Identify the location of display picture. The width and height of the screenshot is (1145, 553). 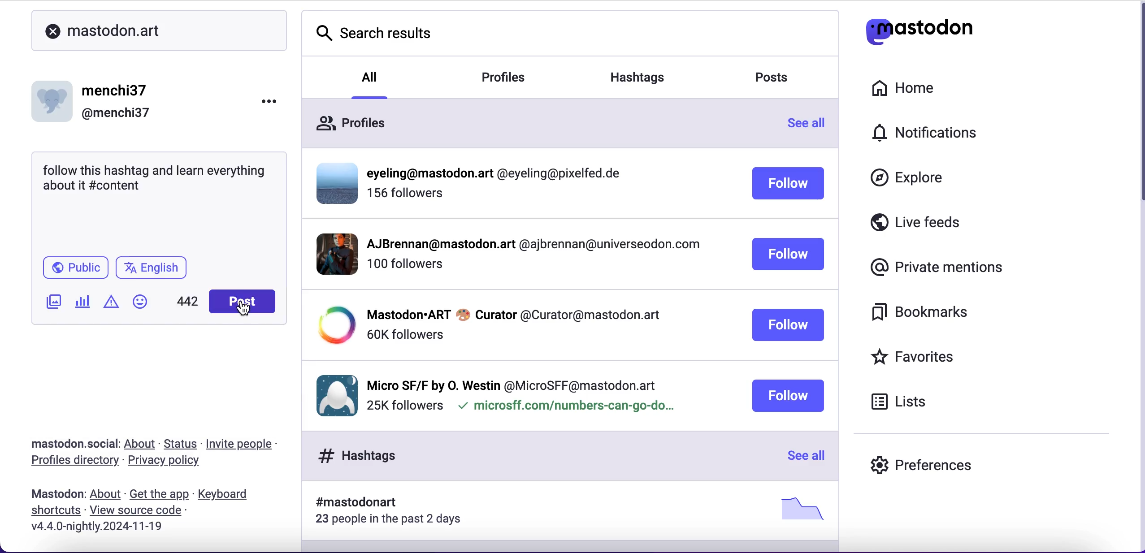
(54, 98).